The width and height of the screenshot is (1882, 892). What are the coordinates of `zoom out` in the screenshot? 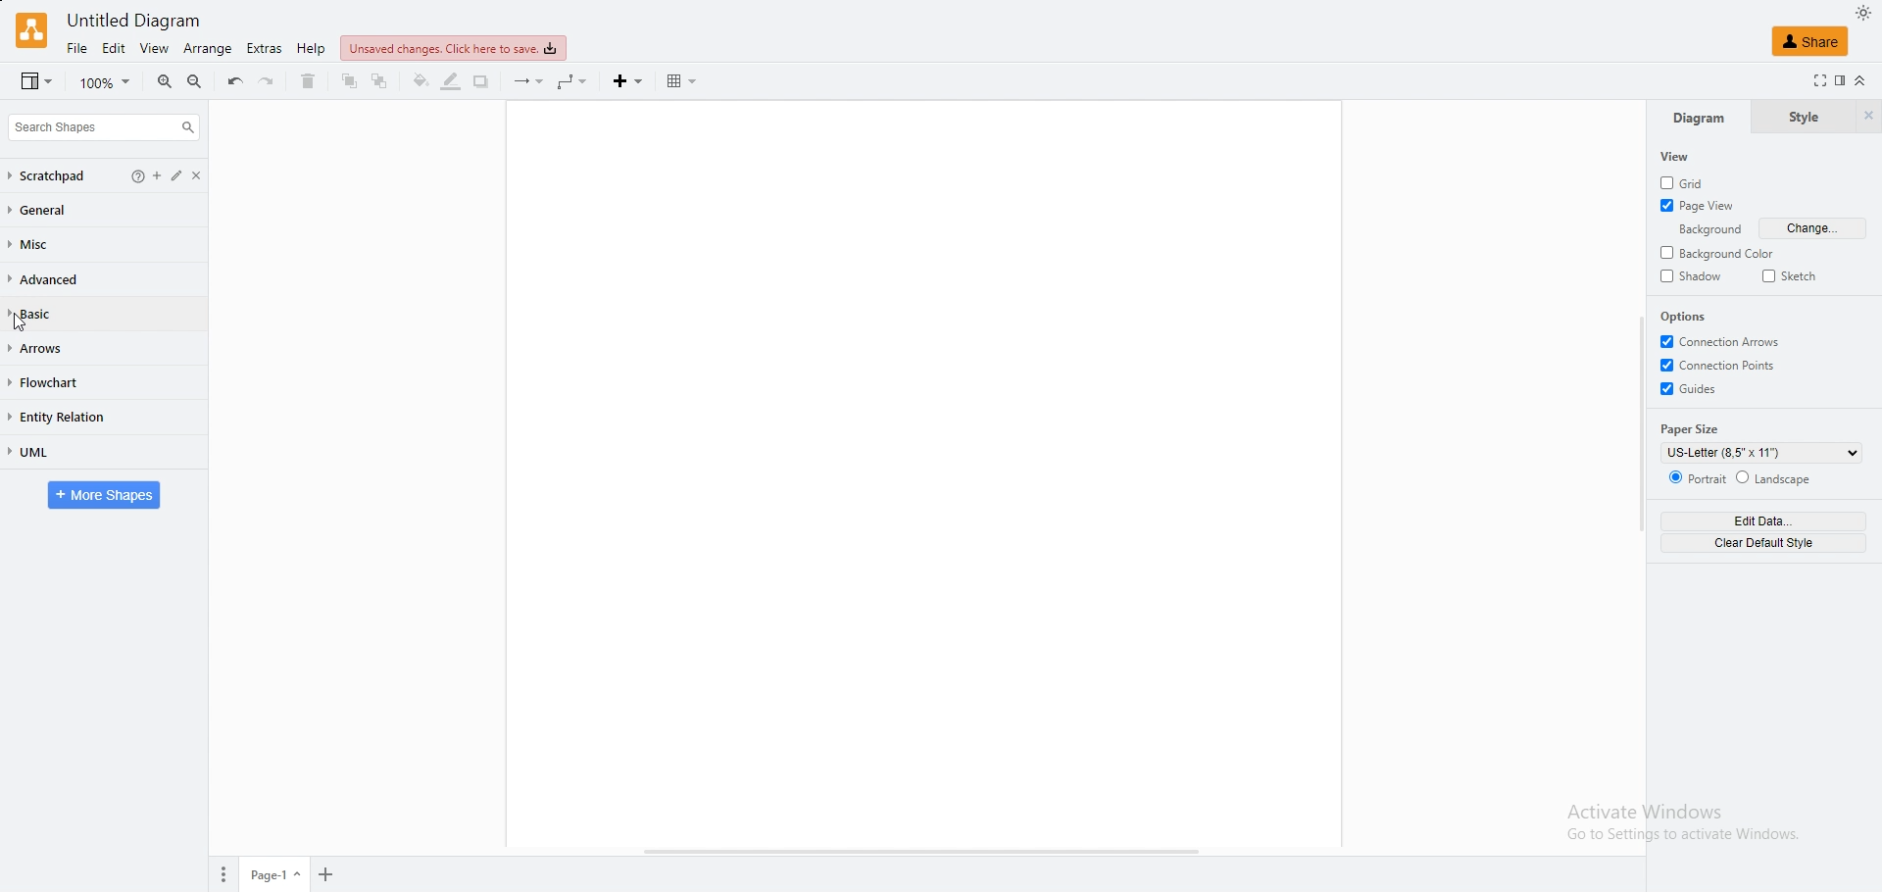 It's located at (196, 82).